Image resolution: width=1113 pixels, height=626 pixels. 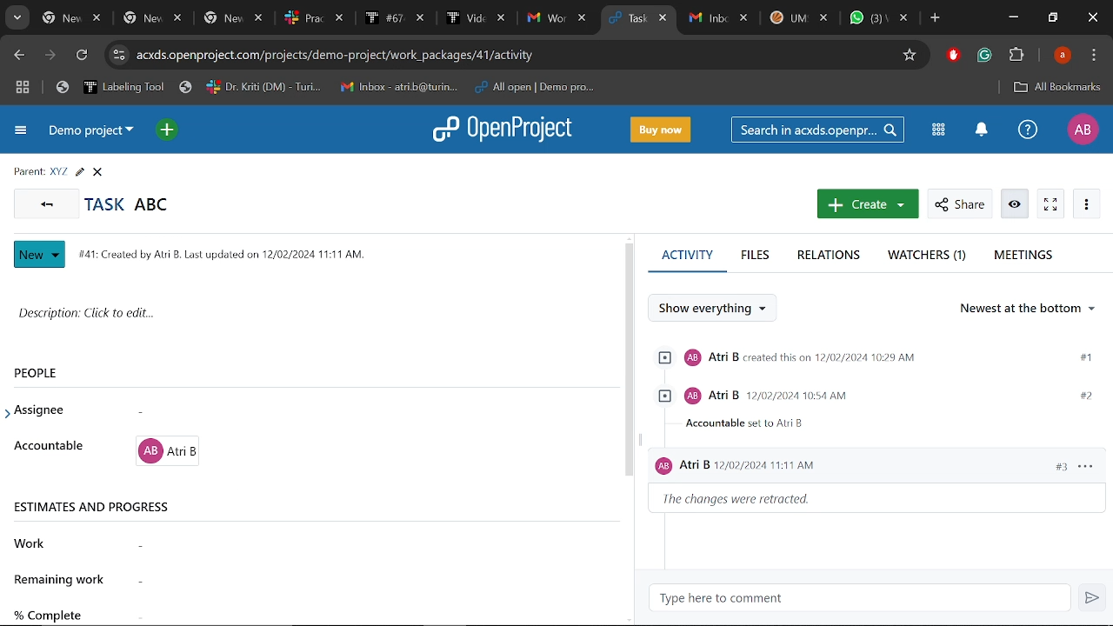 I want to click on Current tab, so click(x=628, y=20).